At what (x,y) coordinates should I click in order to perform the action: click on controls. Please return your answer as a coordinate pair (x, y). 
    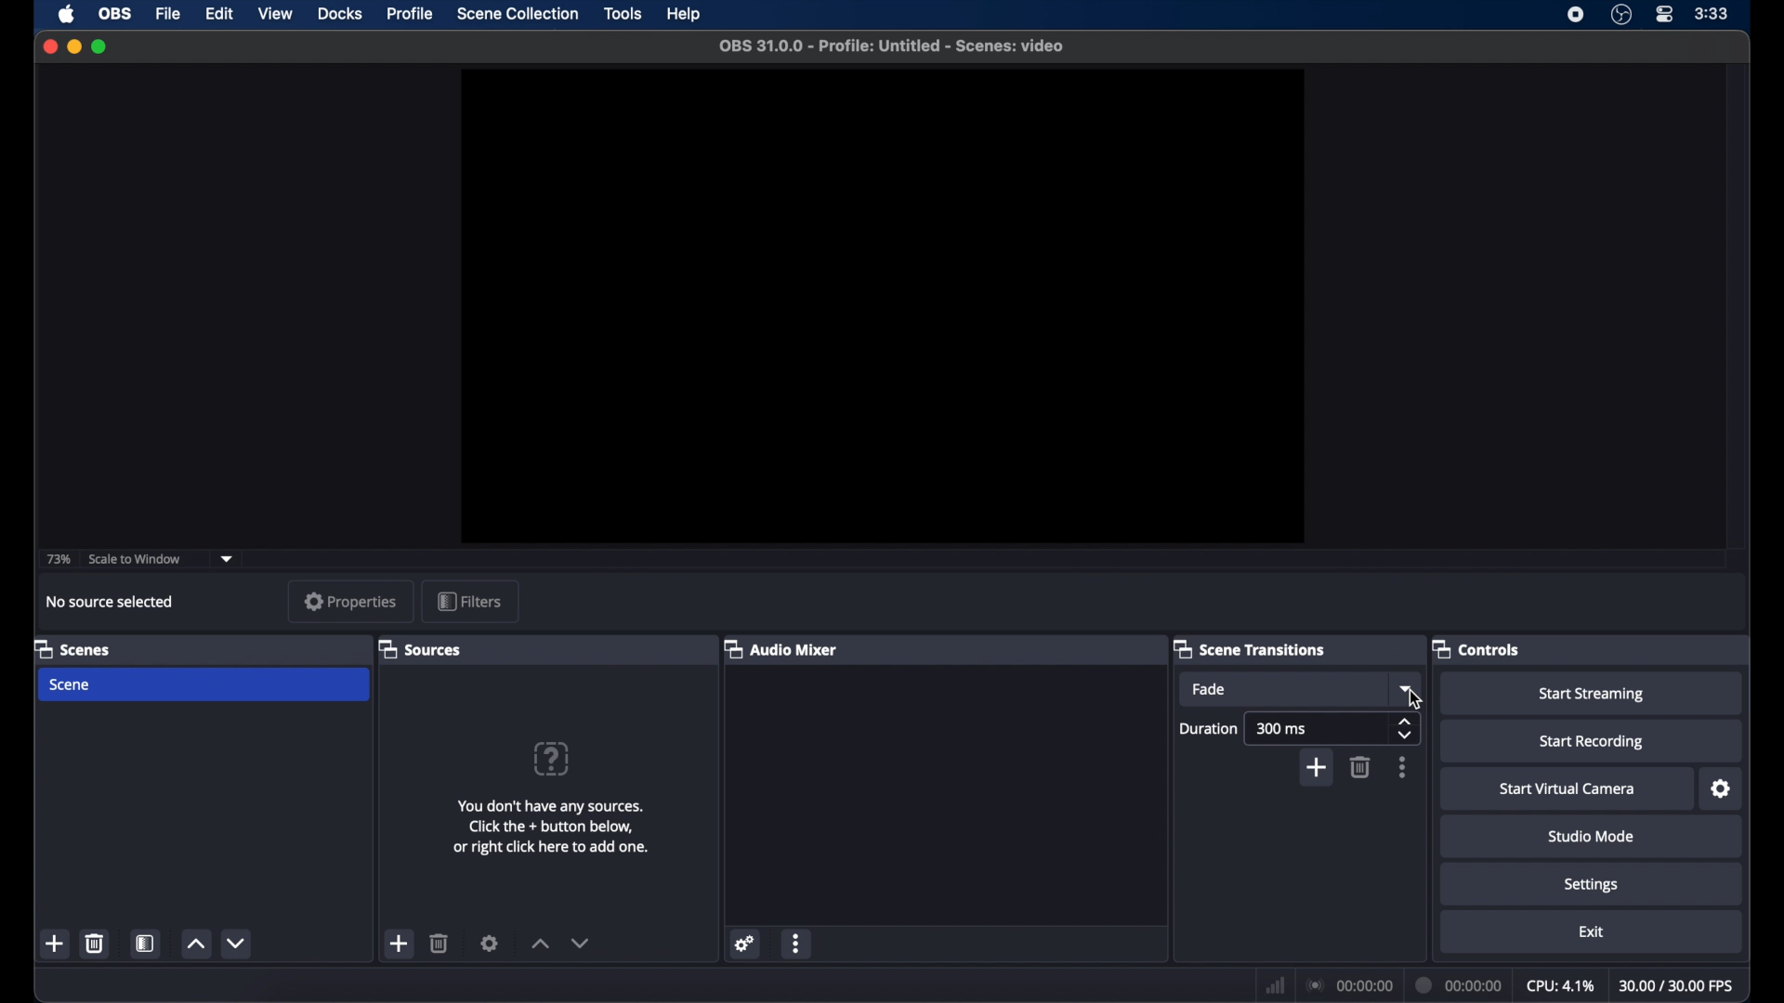
    Looking at the image, I should click on (1476, 648).